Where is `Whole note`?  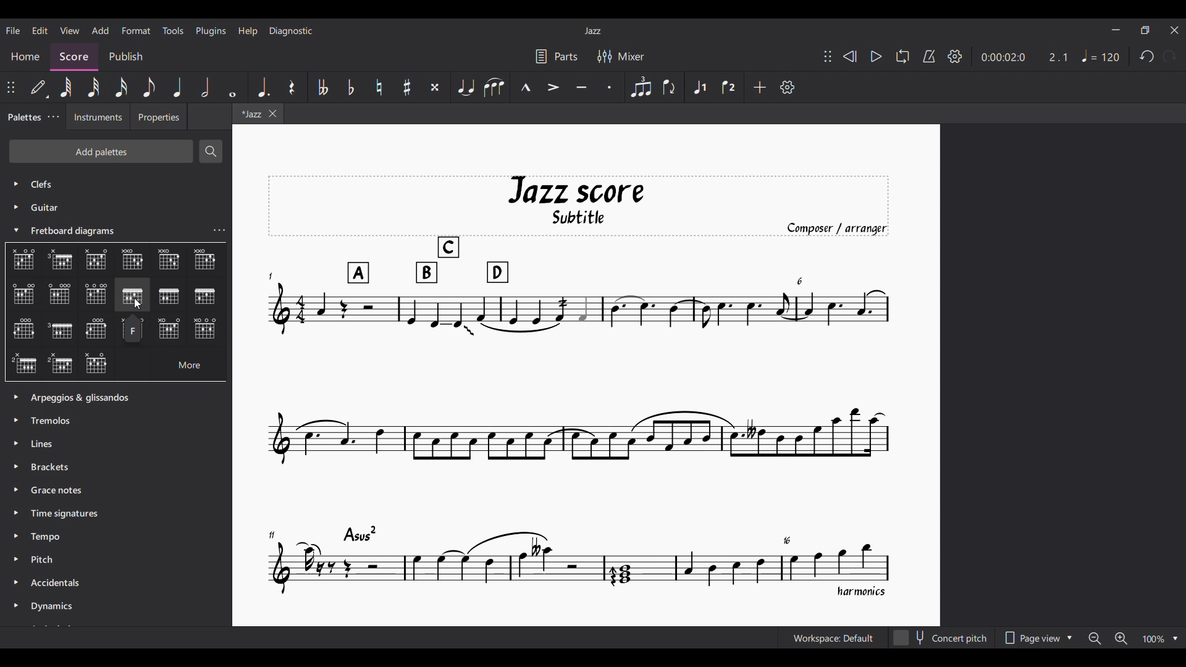 Whole note is located at coordinates (235, 88).